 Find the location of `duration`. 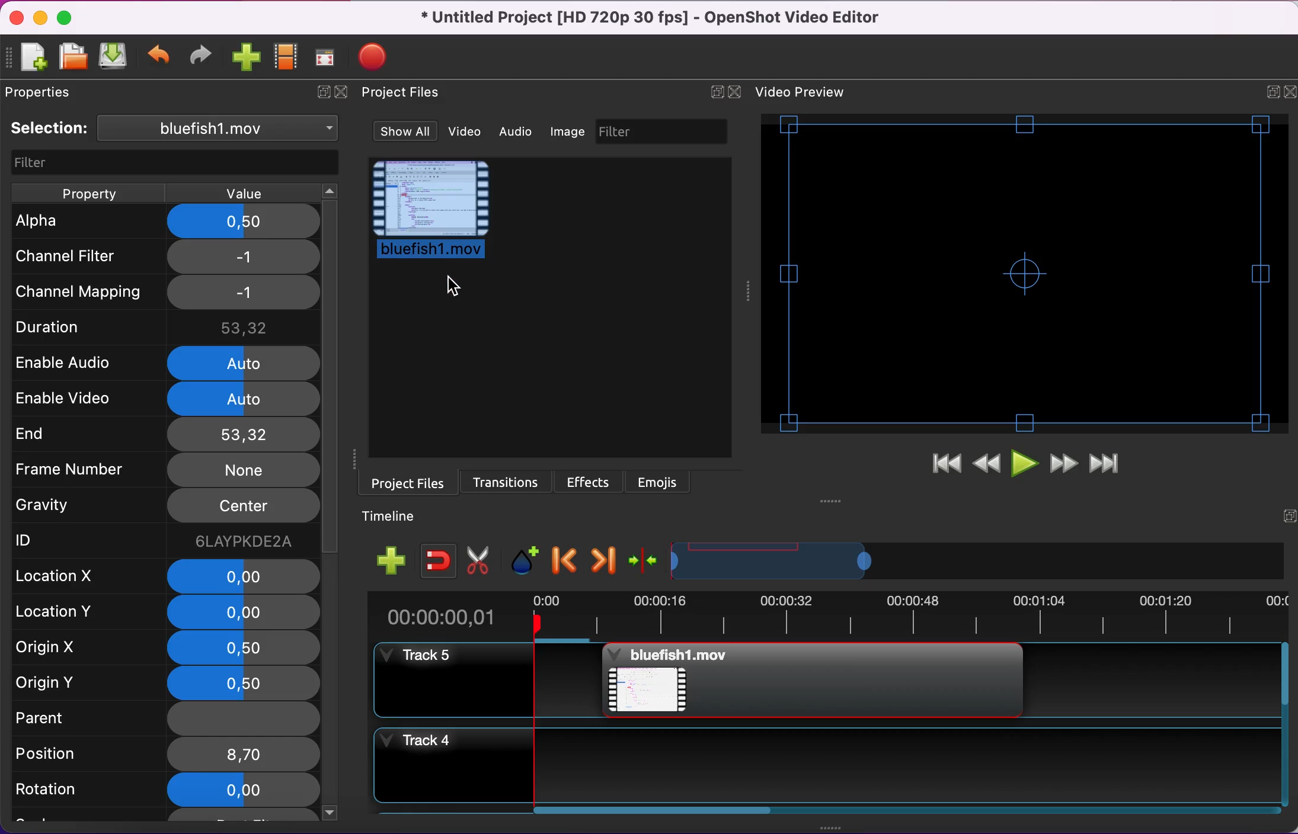

duration is located at coordinates (88, 329).